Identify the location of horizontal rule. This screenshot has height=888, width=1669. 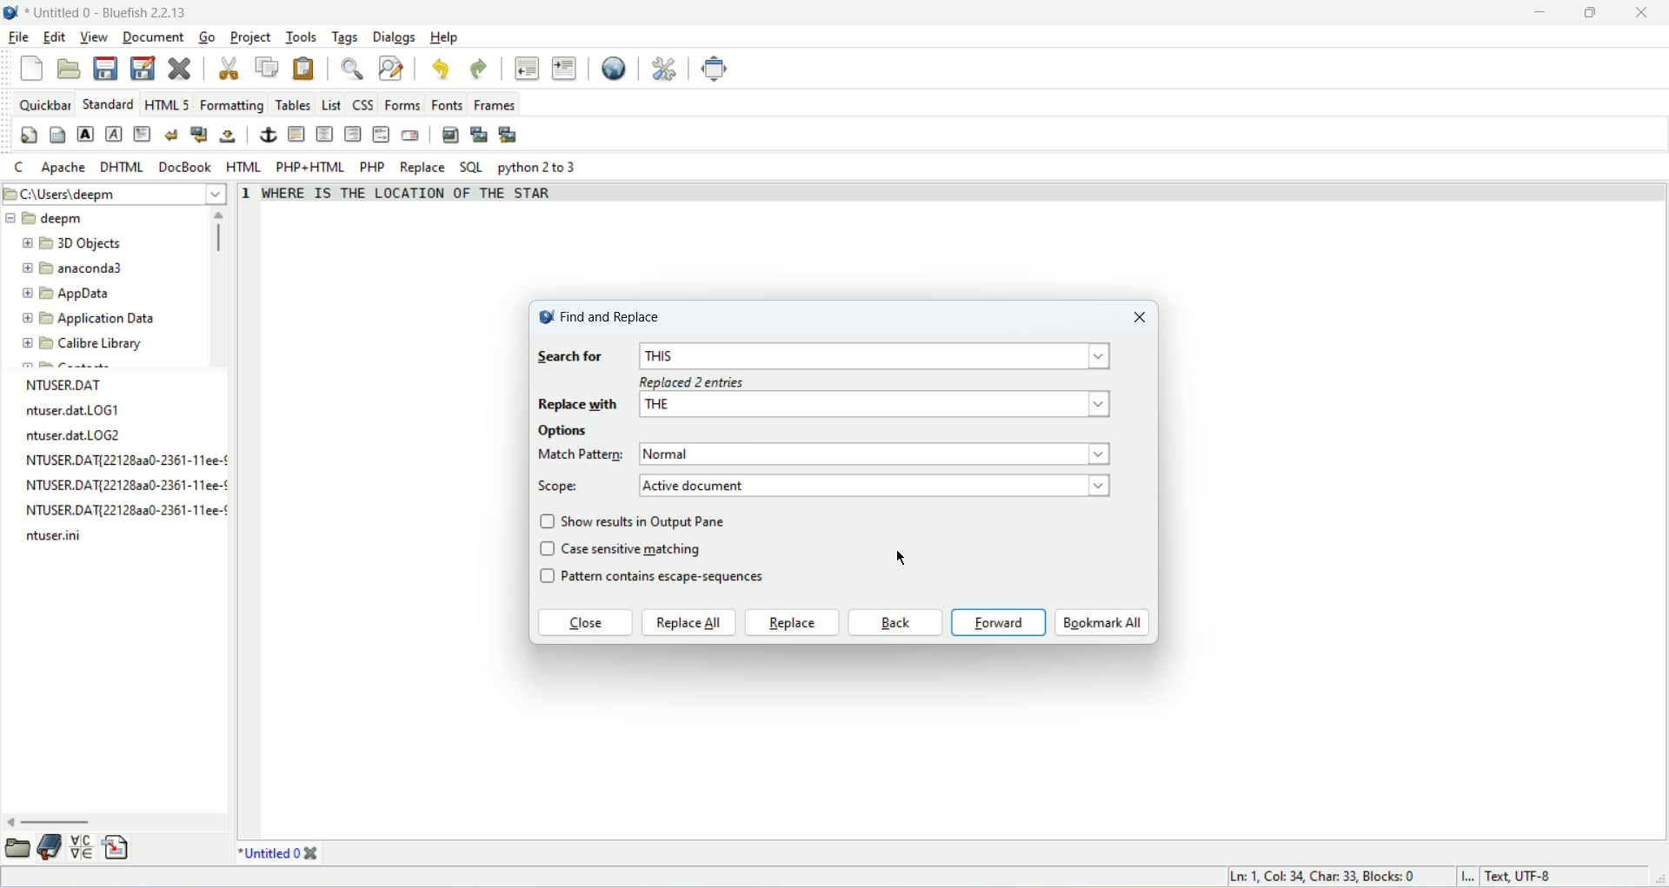
(298, 134).